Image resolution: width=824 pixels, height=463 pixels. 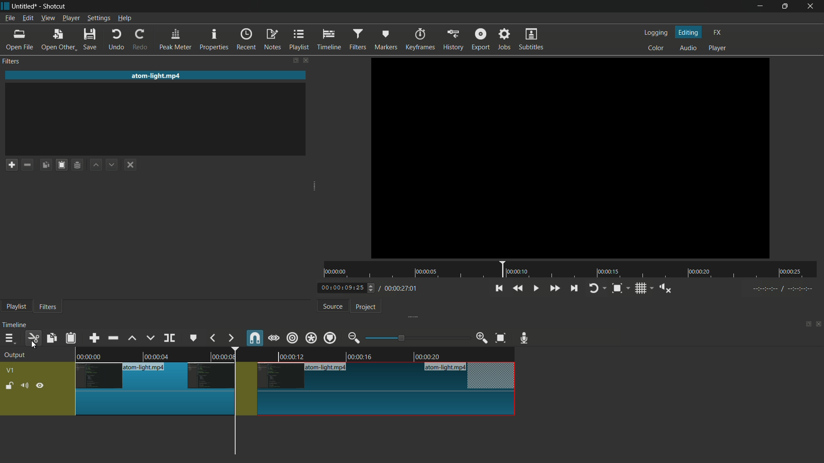 I want to click on create or edit marker, so click(x=194, y=339).